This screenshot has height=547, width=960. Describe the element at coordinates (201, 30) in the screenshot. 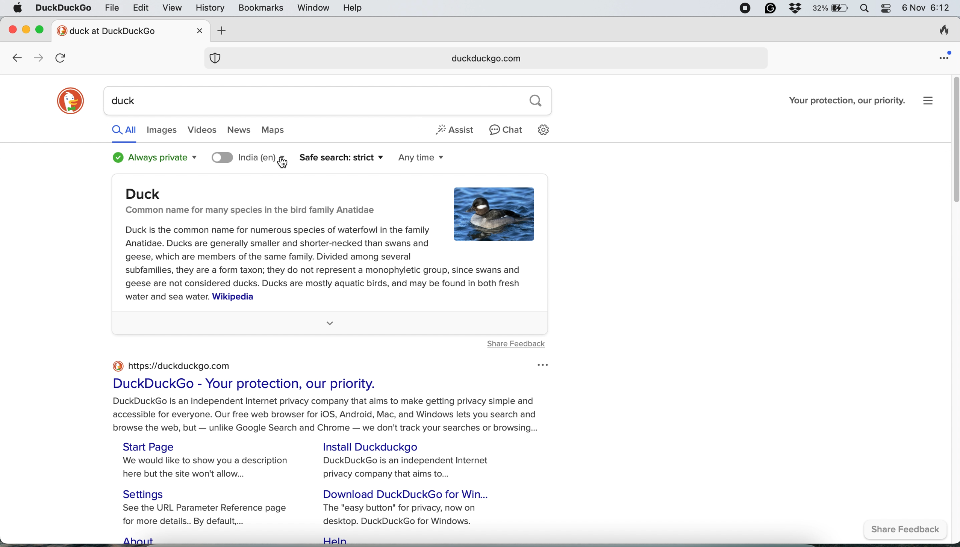

I see `close` at that location.